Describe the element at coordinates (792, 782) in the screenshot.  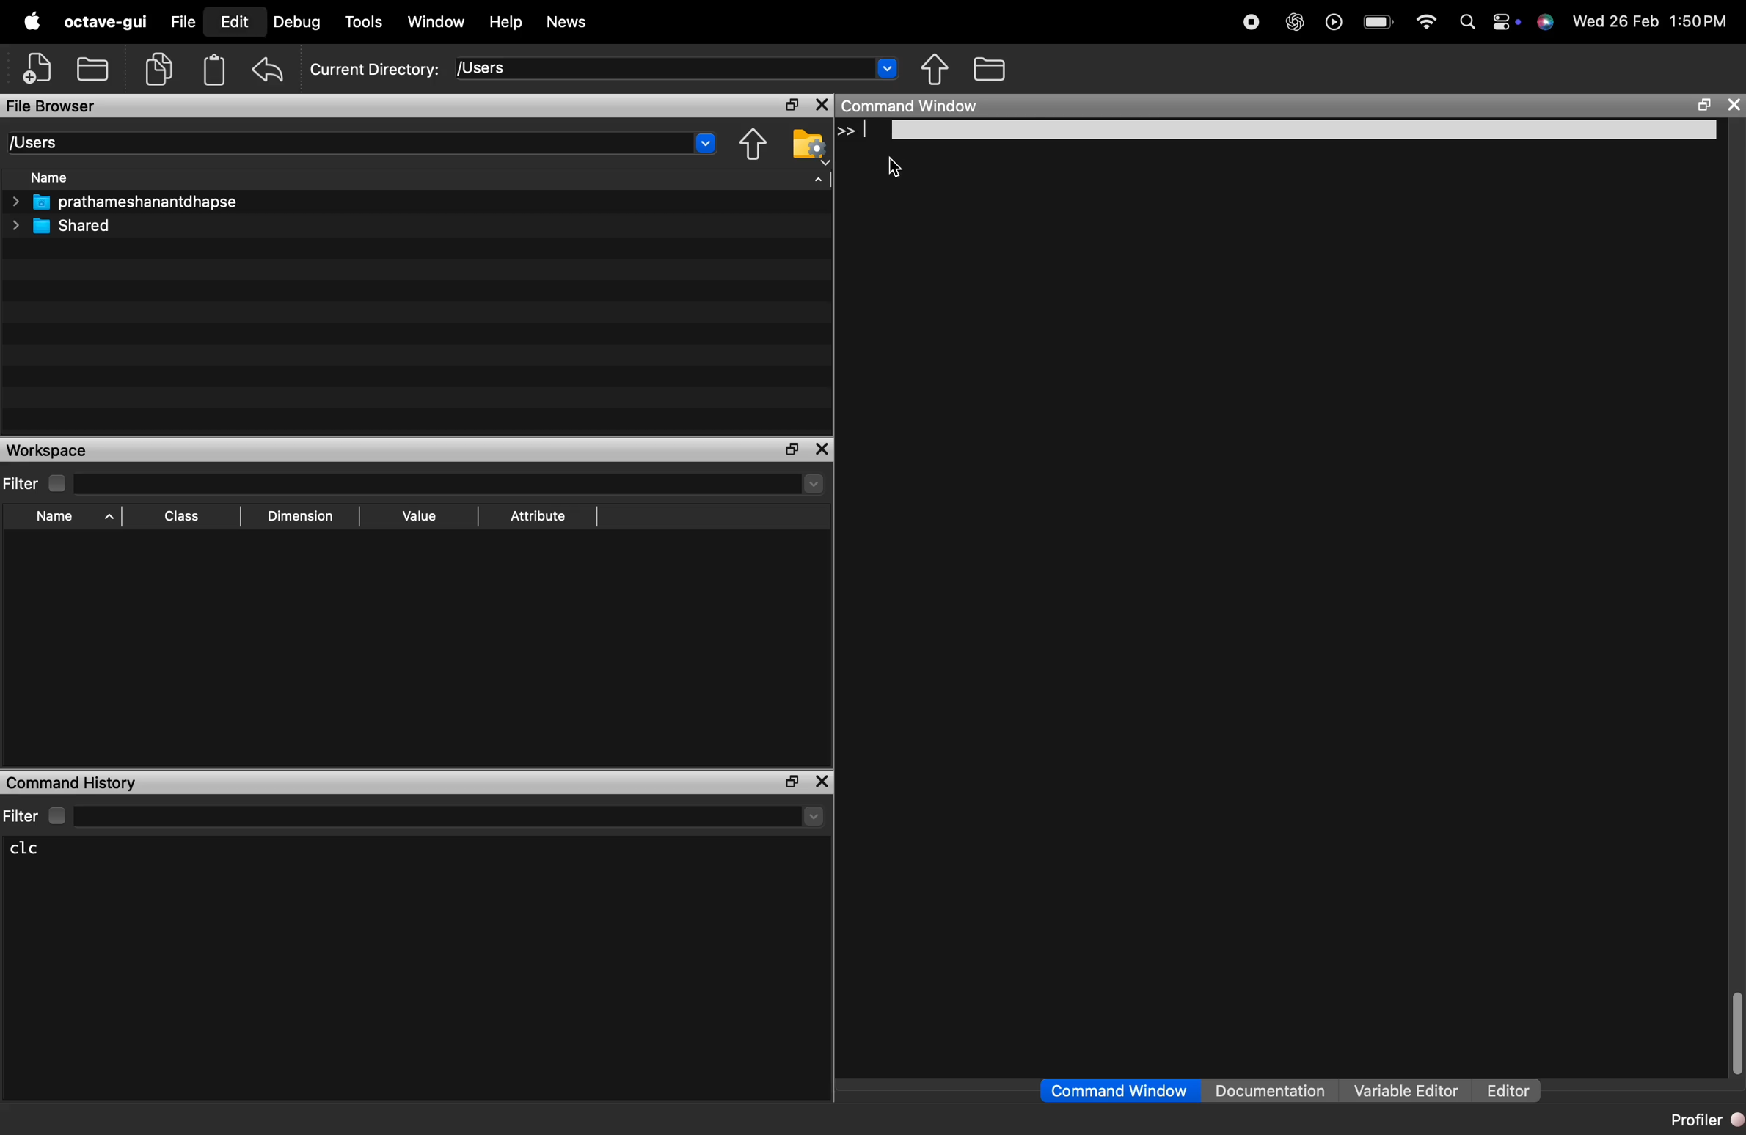
I see `Maximize` at that location.